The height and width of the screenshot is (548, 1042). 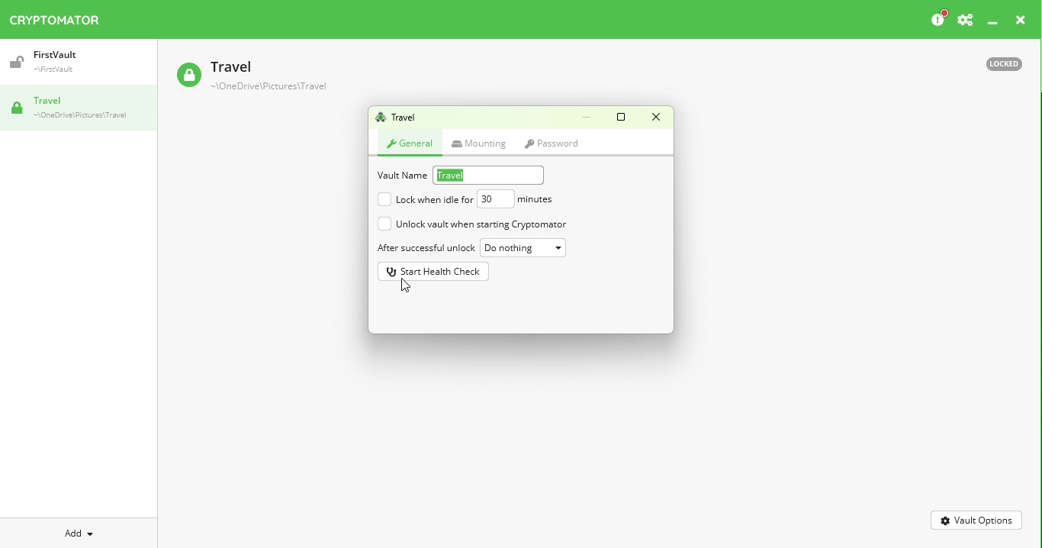 What do you see at coordinates (487, 224) in the screenshot?
I see `Unlock vault when starting cryptomator` at bounding box center [487, 224].